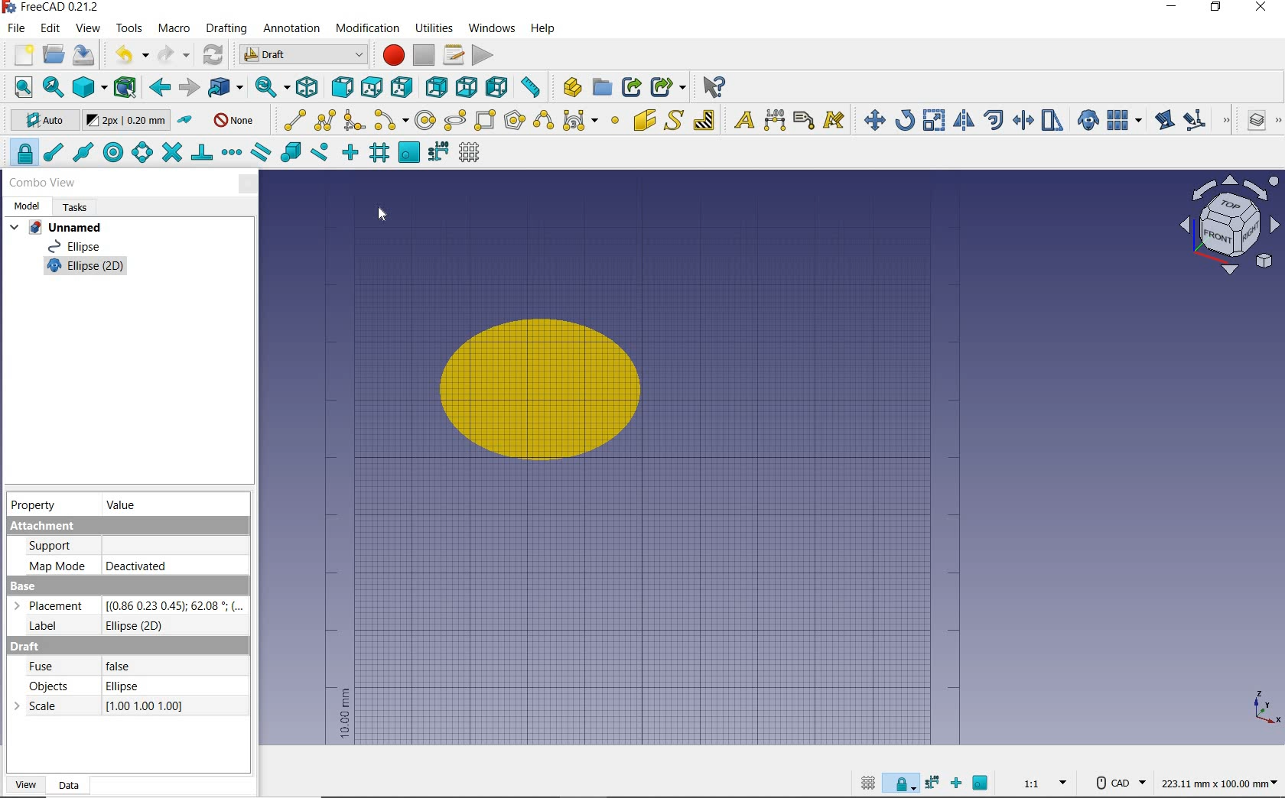  What do you see at coordinates (496, 89) in the screenshot?
I see `left` at bounding box center [496, 89].